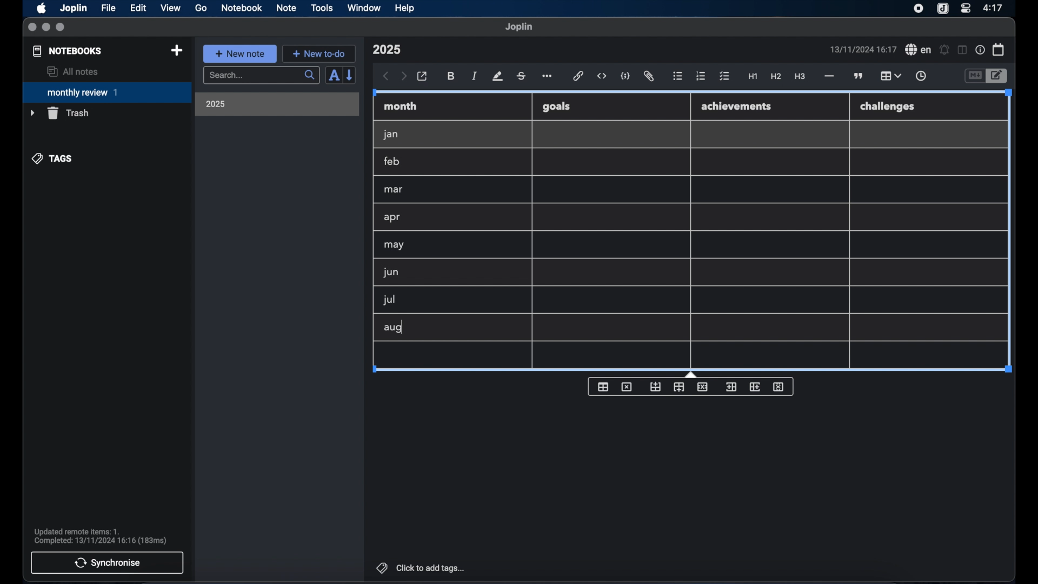 Image resolution: width=1038 pixels, height=584 pixels. Describe the element at coordinates (863, 49) in the screenshot. I see `date` at that location.